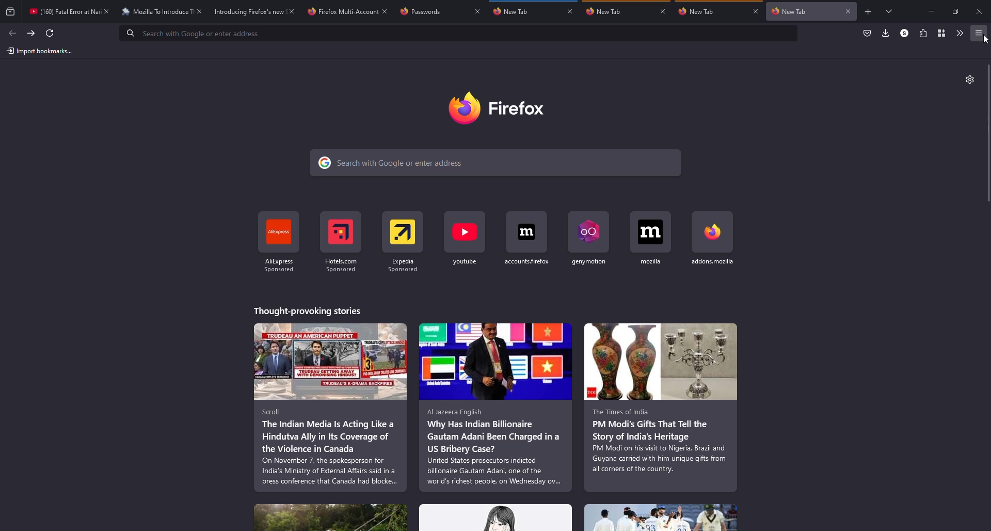  I want to click on tab, so click(512, 11).